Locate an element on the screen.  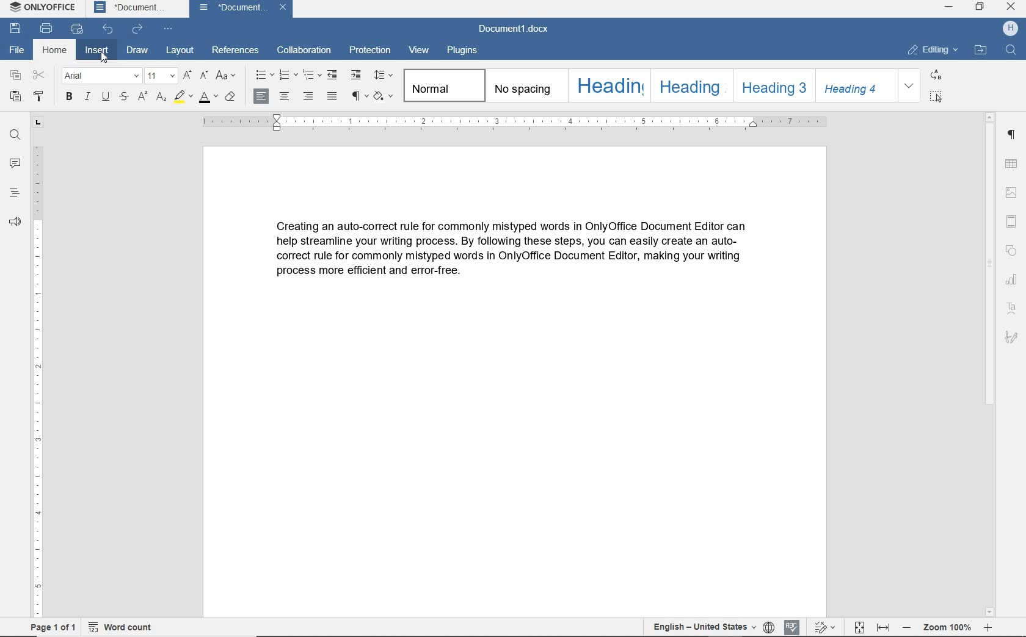
word count is located at coordinates (125, 628).